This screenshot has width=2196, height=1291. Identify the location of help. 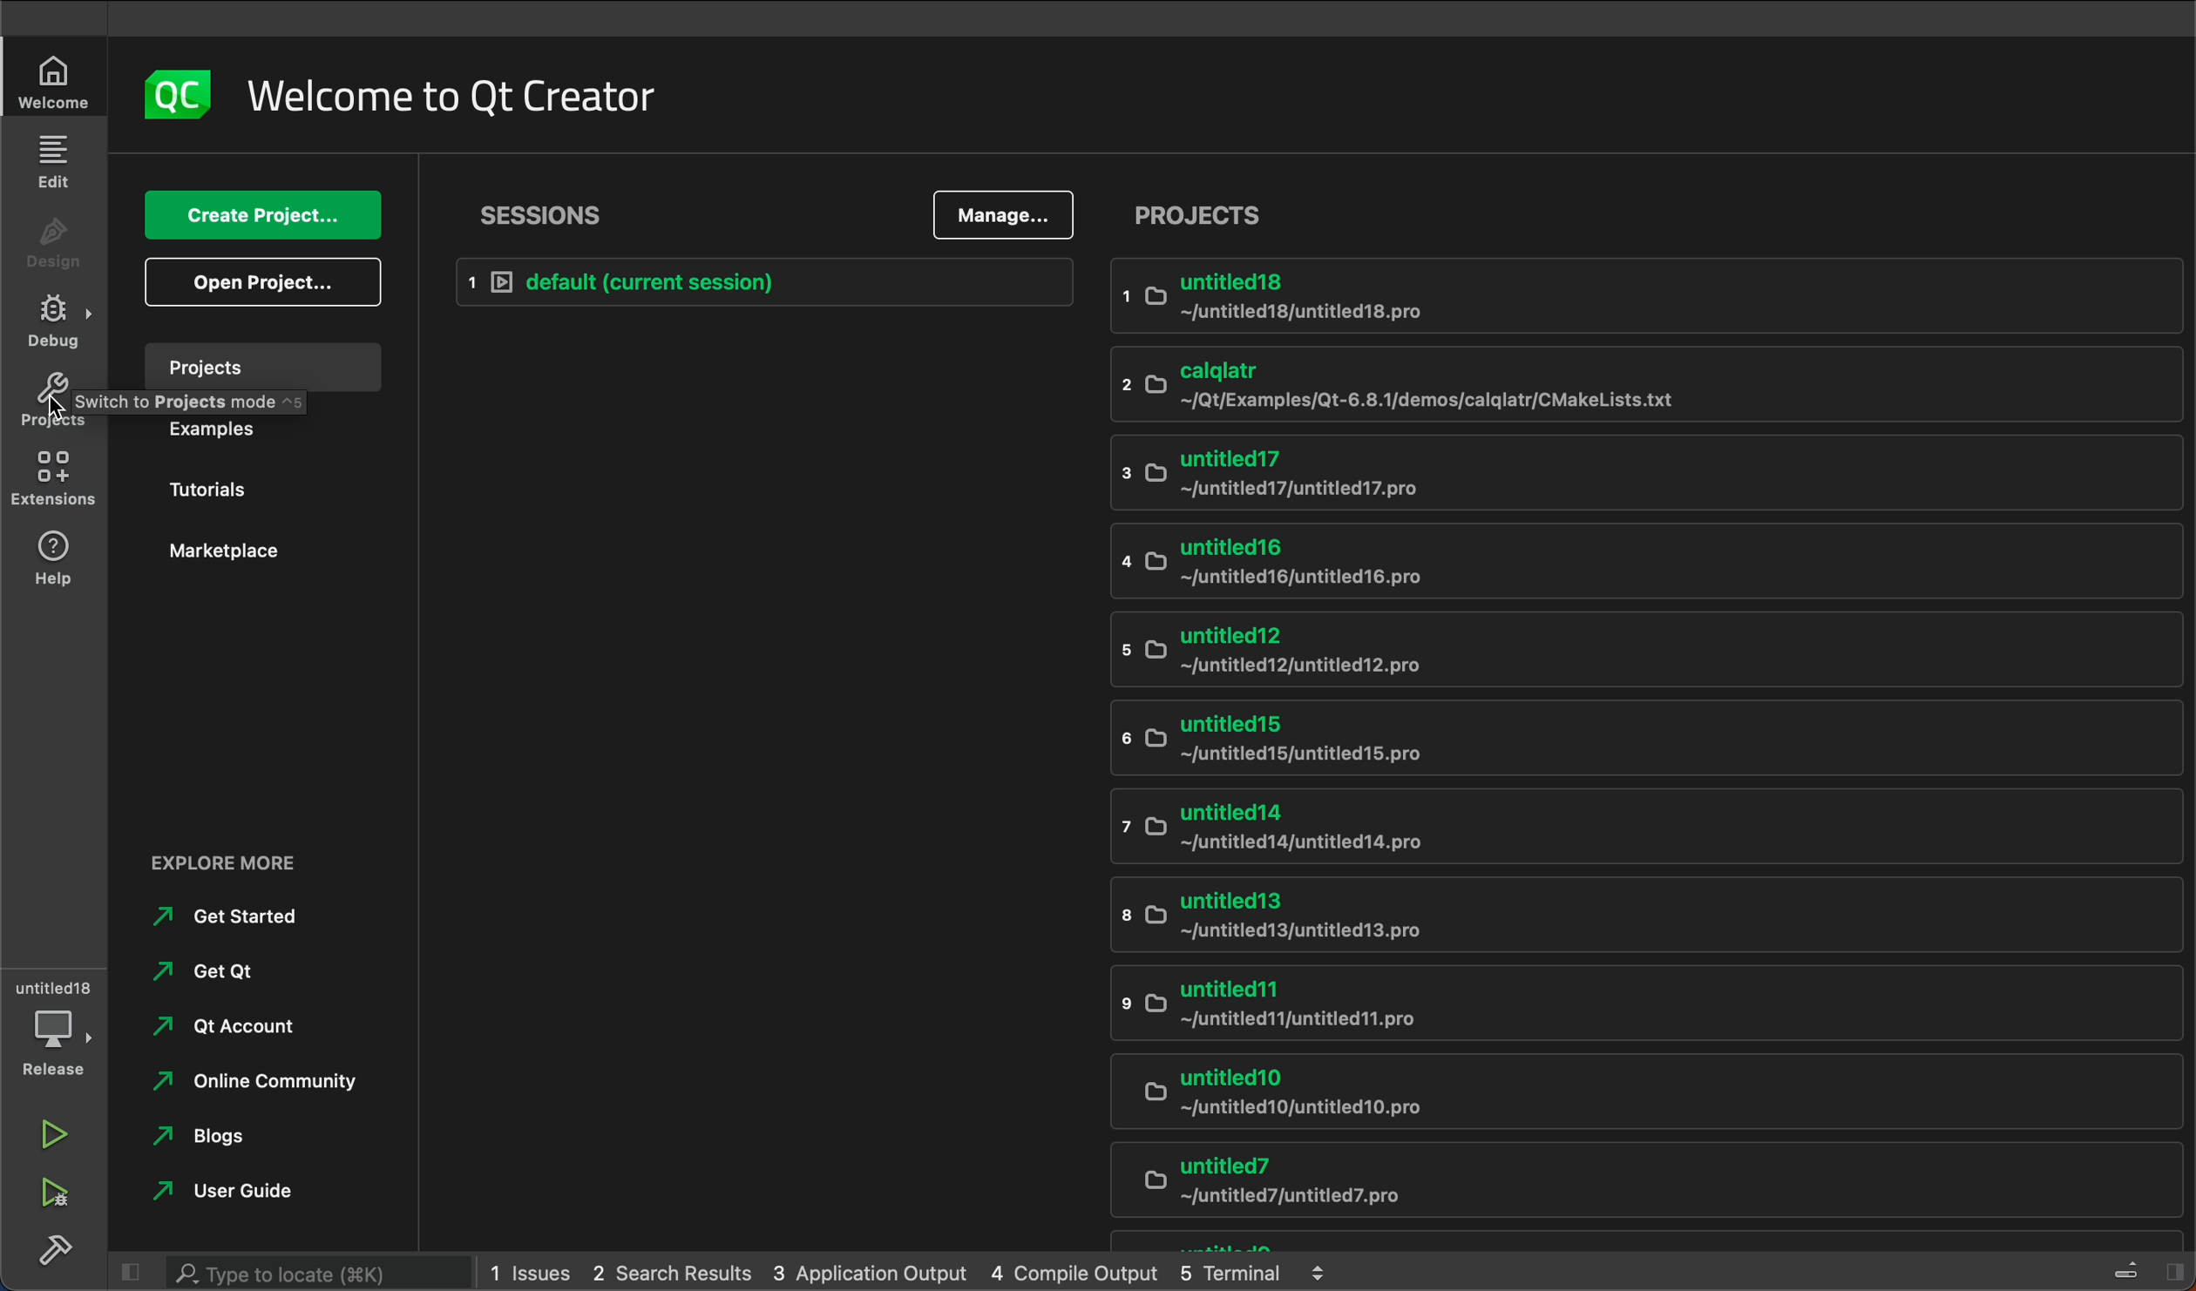
(56, 557).